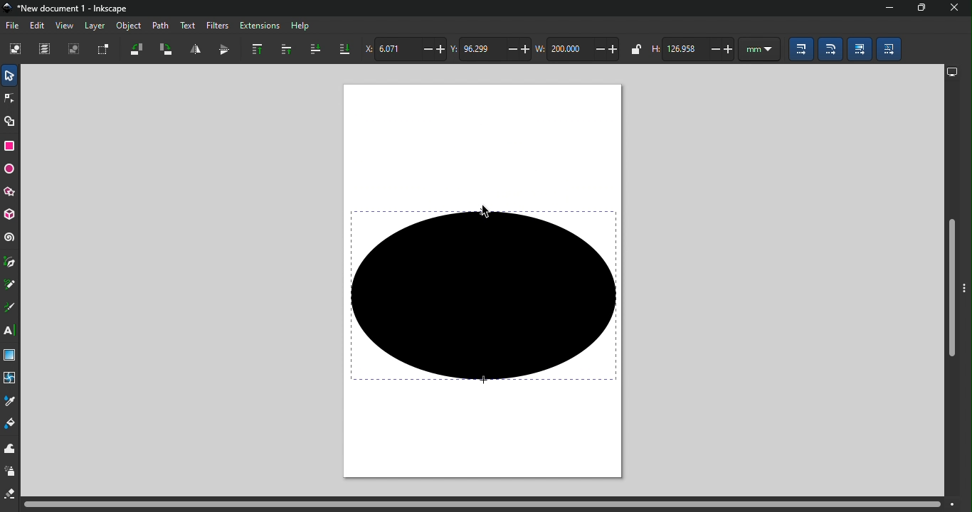 Image resolution: width=972 pixels, height=512 pixels. What do you see at coordinates (406, 50) in the screenshot?
I see `Horizontal coordinate of selection` at bounding box center [406, 50].